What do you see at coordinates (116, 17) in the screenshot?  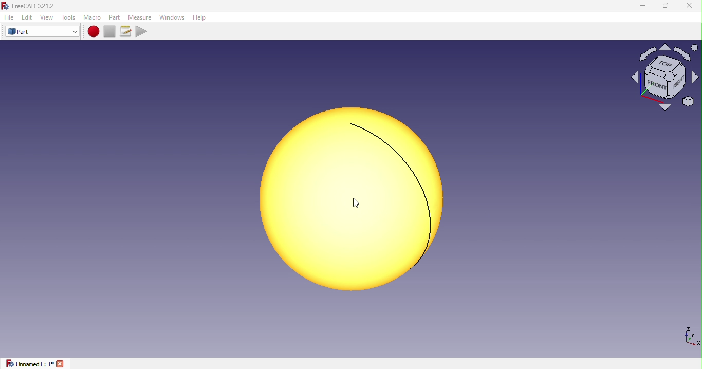 I see `Part` at bounding box center [116, 17].